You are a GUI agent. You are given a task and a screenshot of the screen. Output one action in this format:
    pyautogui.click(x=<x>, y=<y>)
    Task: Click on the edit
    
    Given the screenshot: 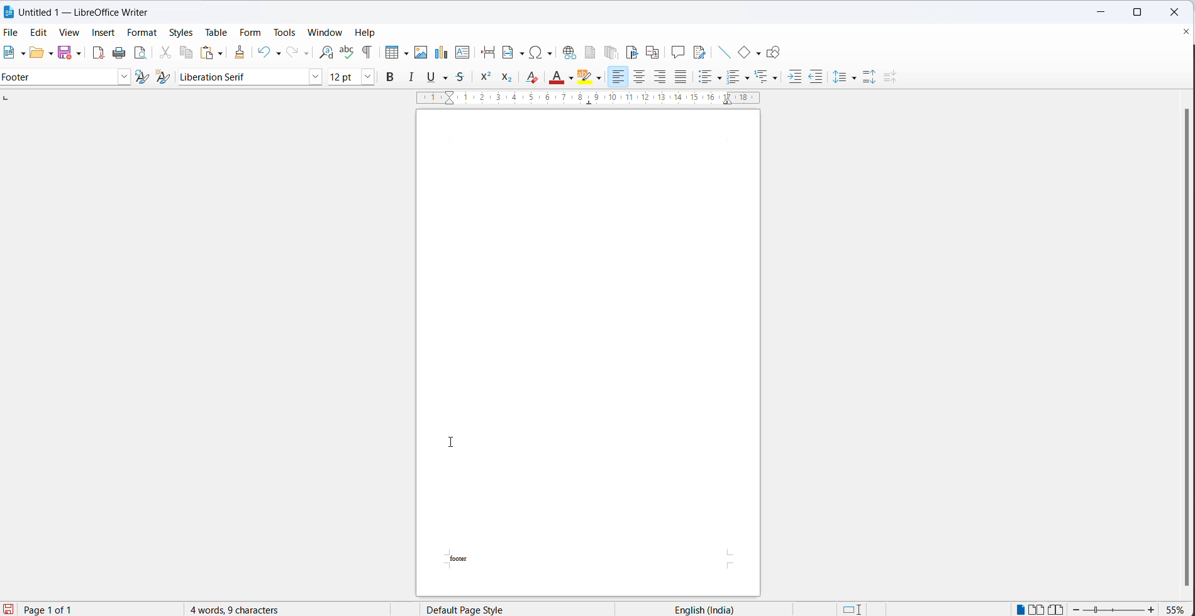 What is the action you would take?
    pyautogui.click(x=42, y=33)
    